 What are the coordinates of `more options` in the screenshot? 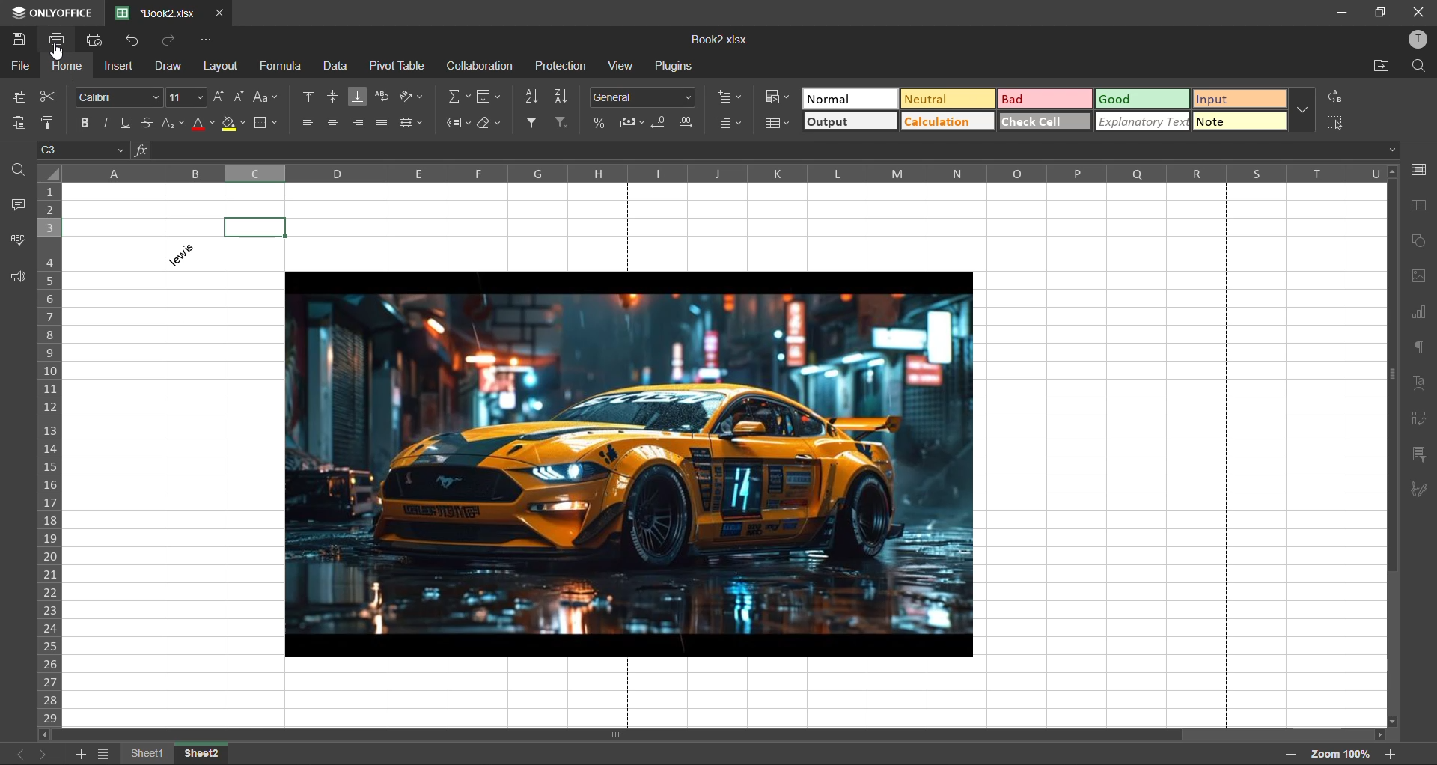 It's located at (1302, 112).